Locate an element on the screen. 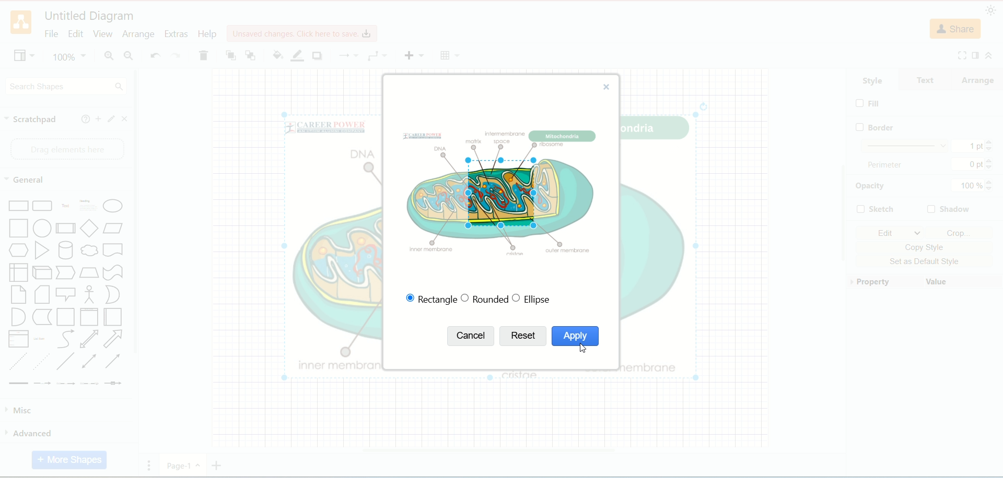  Dotted Line is located at coordinates (43, 363).